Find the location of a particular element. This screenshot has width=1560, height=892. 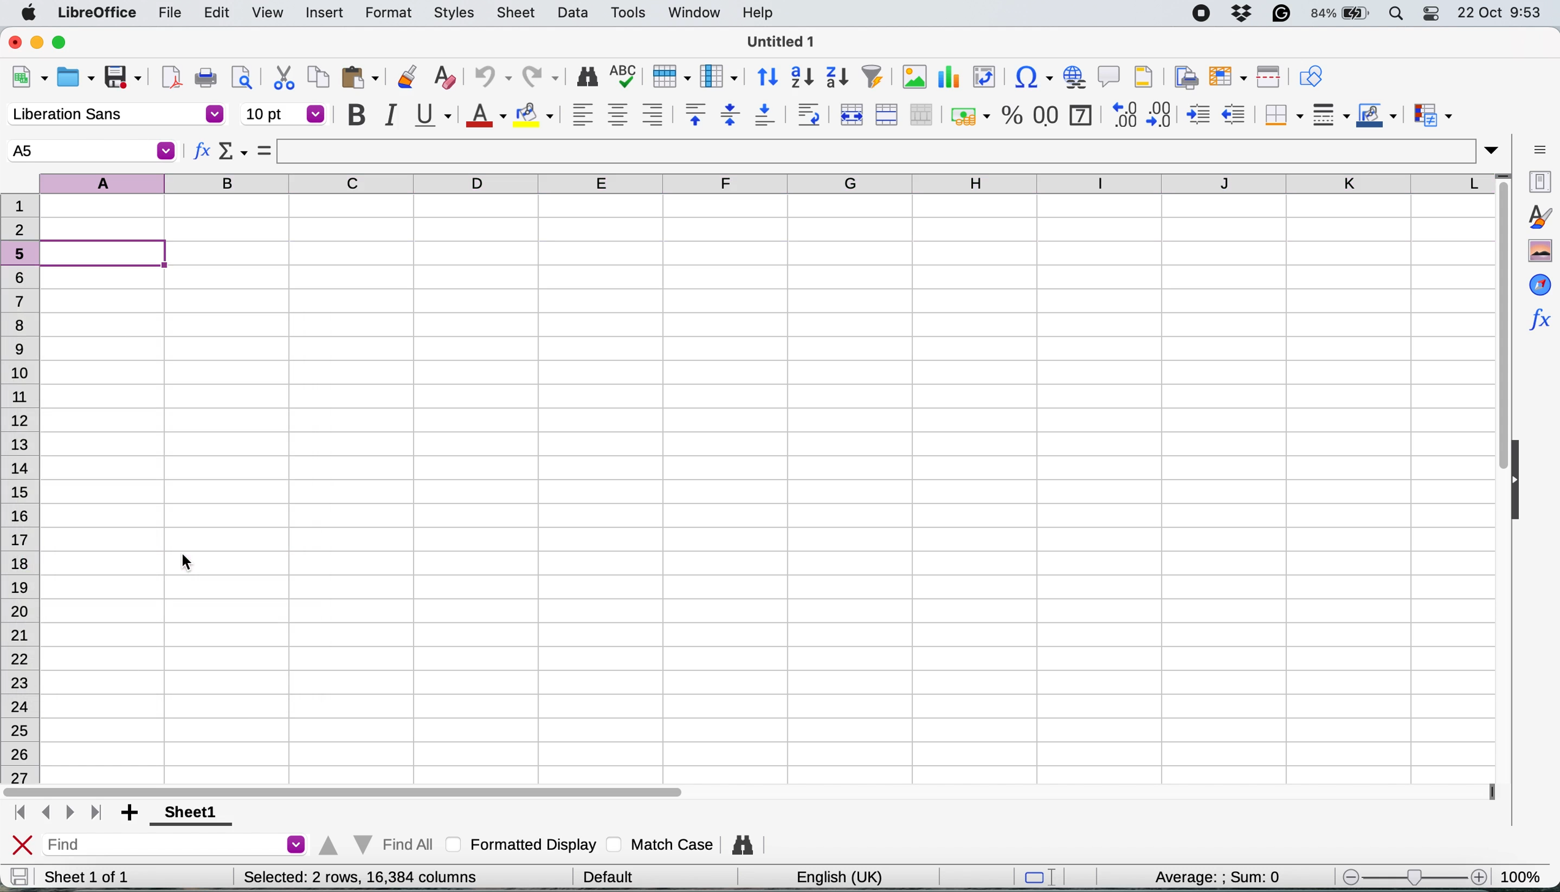

decrease indent is located at coordinates (1236, 113).